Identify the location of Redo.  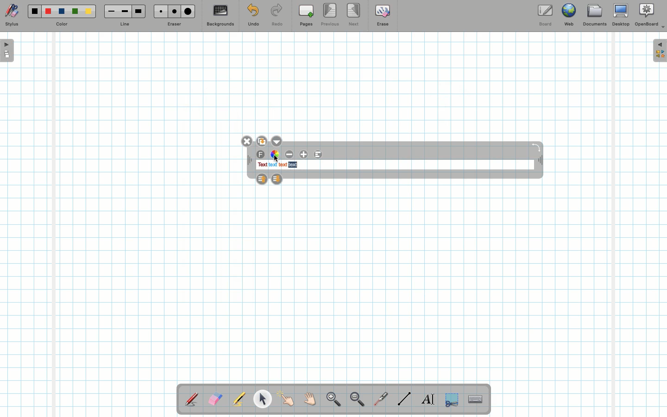
(277, 17).